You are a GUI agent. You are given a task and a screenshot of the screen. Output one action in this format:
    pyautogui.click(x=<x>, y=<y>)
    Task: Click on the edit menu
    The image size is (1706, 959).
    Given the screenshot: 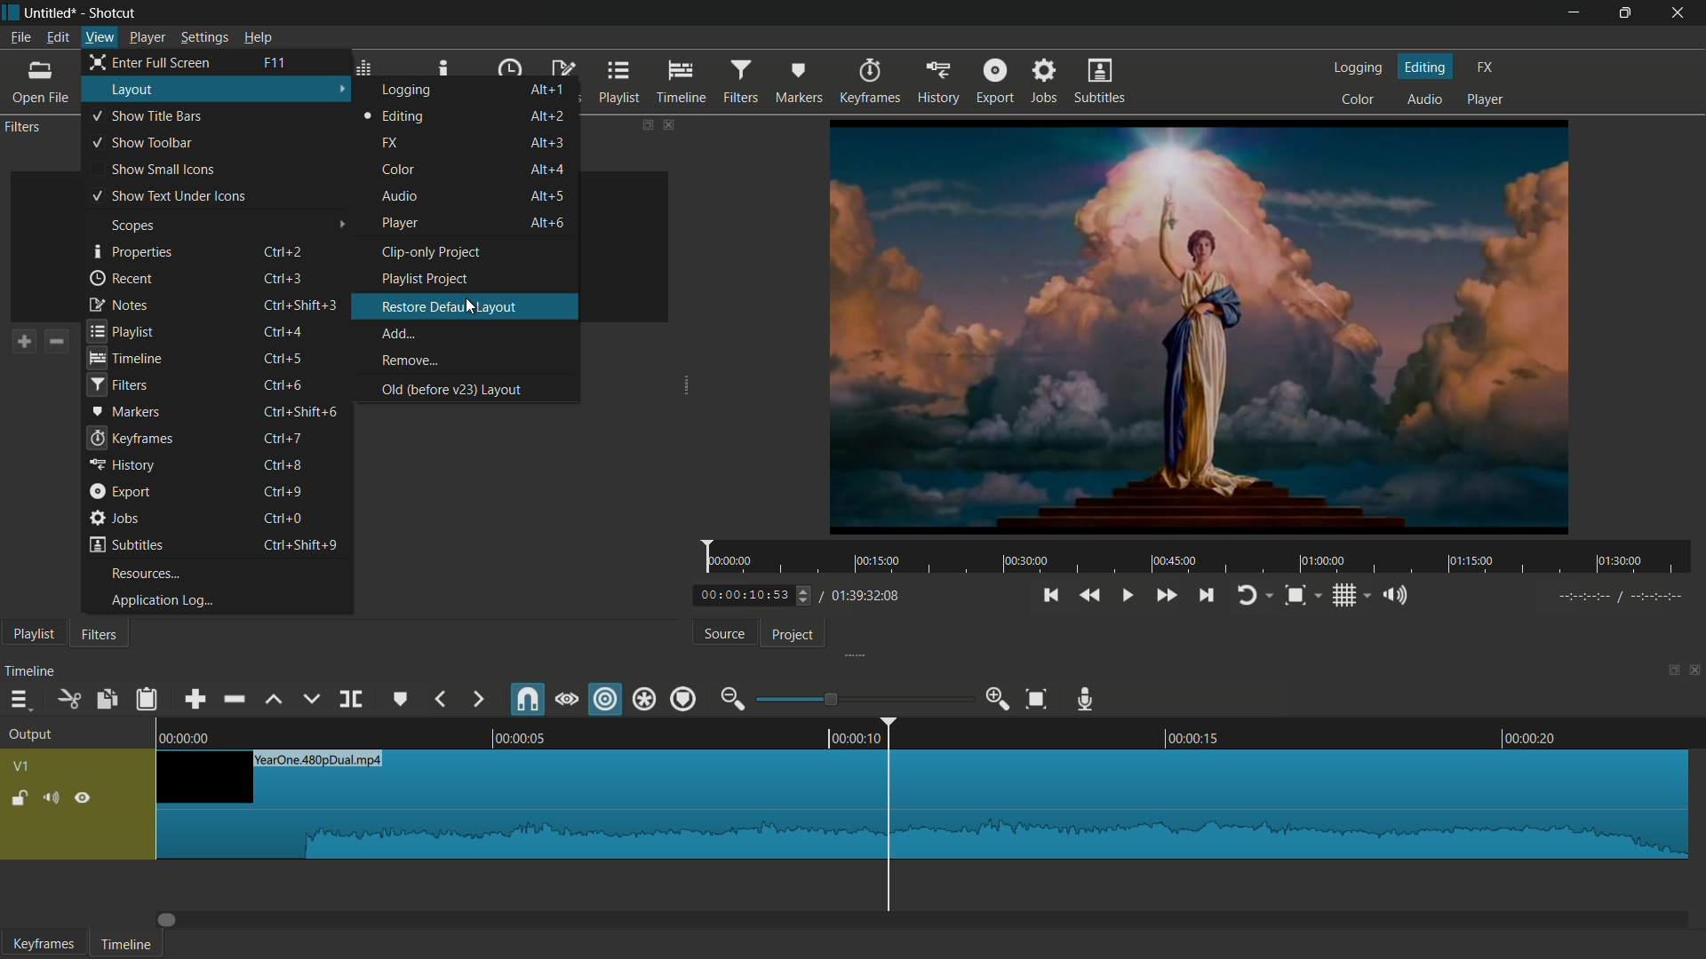 What is the action you would take?
    pyautogui.click(x=57, y=37)
    